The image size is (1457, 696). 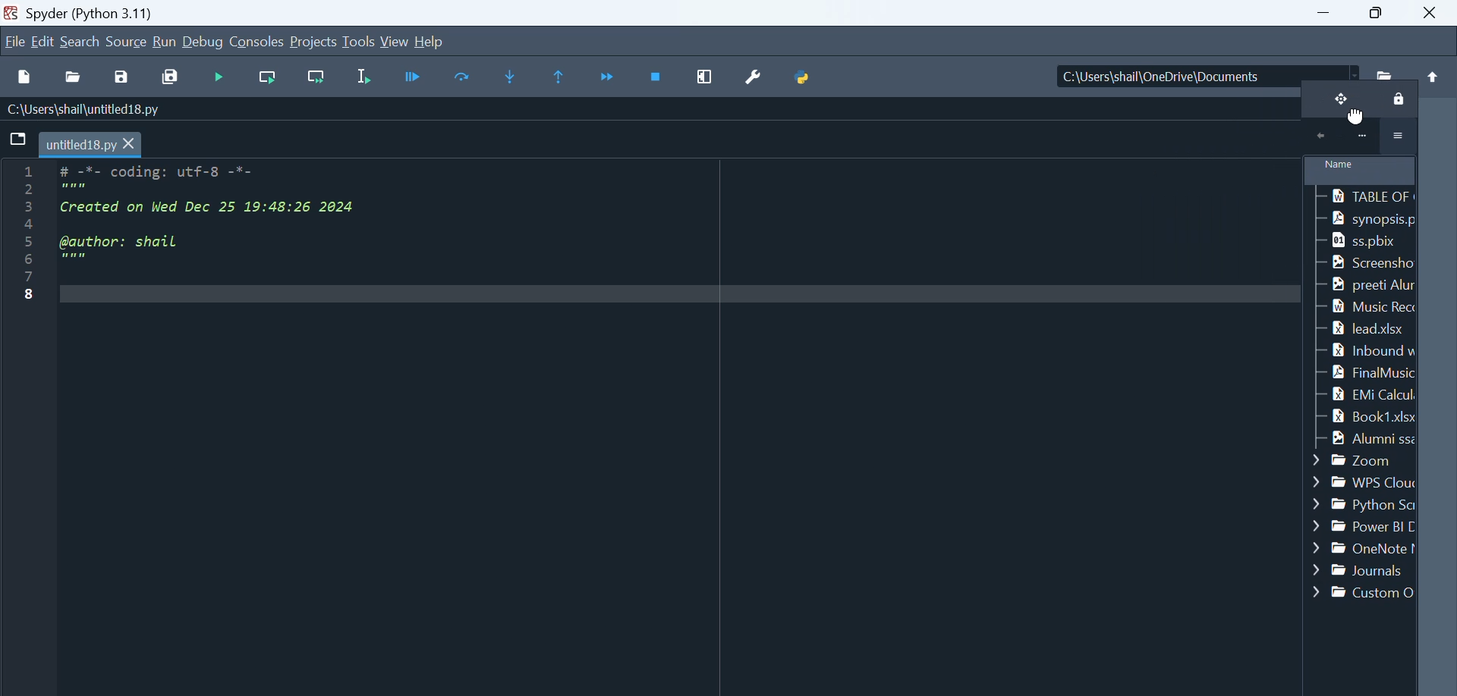 What do you see at coordinates (1358, 171) in the screenshot?
I see `name` at bounding box center [1358, 171].